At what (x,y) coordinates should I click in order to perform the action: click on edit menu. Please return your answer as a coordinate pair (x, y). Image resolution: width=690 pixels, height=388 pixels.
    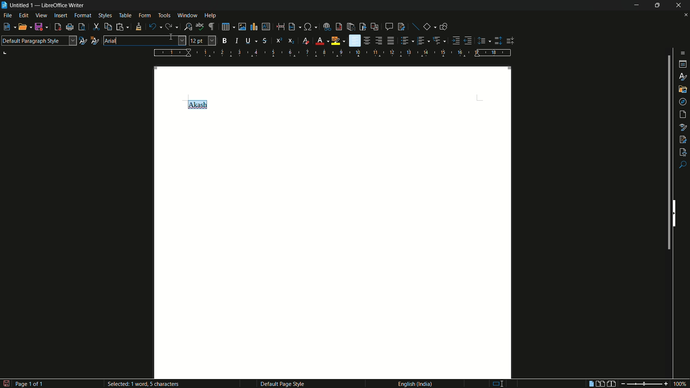
    Looking at the image, I should click on (24, 16).